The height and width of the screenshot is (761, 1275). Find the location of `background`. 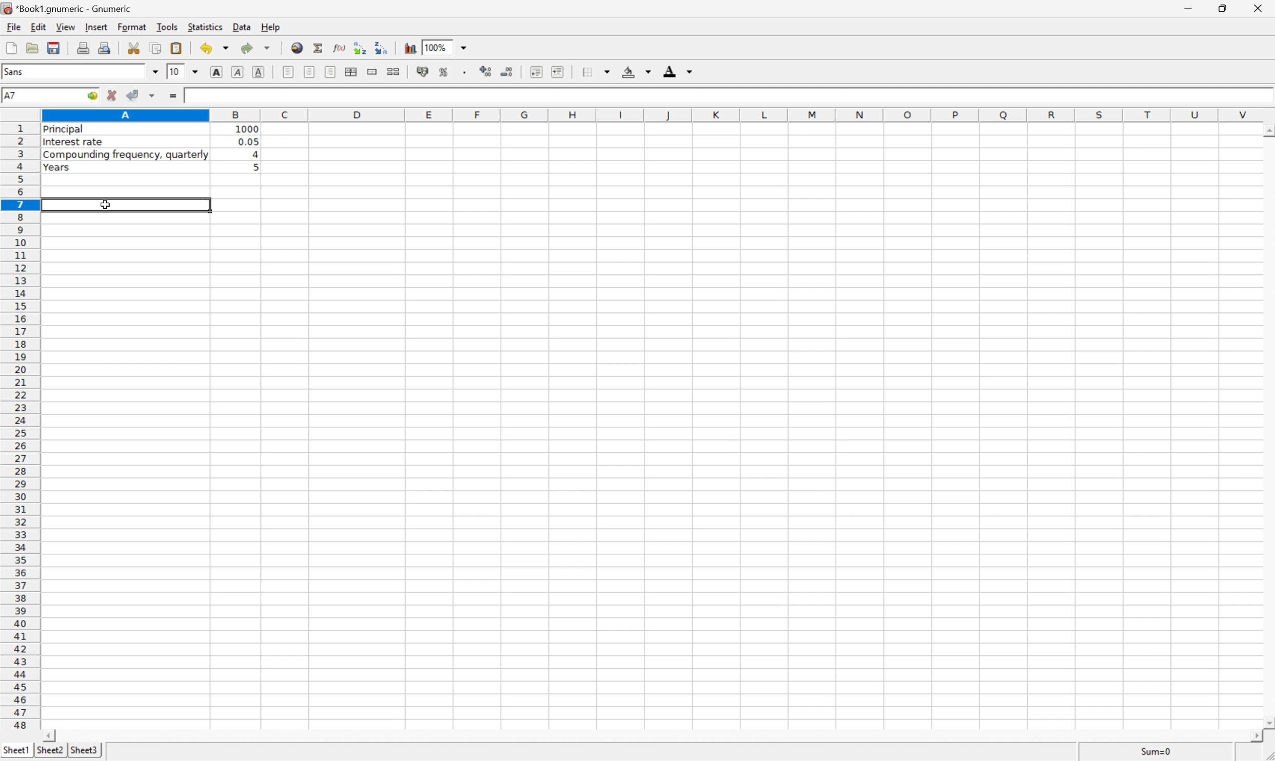

background is located at coordinates (637, 72).